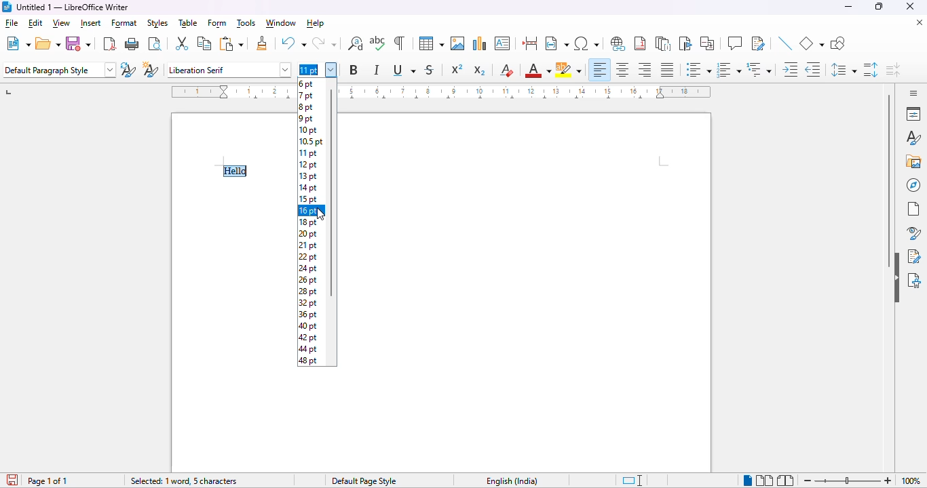  What do you see at coordinates (151, 69) in the screenshot?
I see `new style from selection` at bounding box center [151, 69].